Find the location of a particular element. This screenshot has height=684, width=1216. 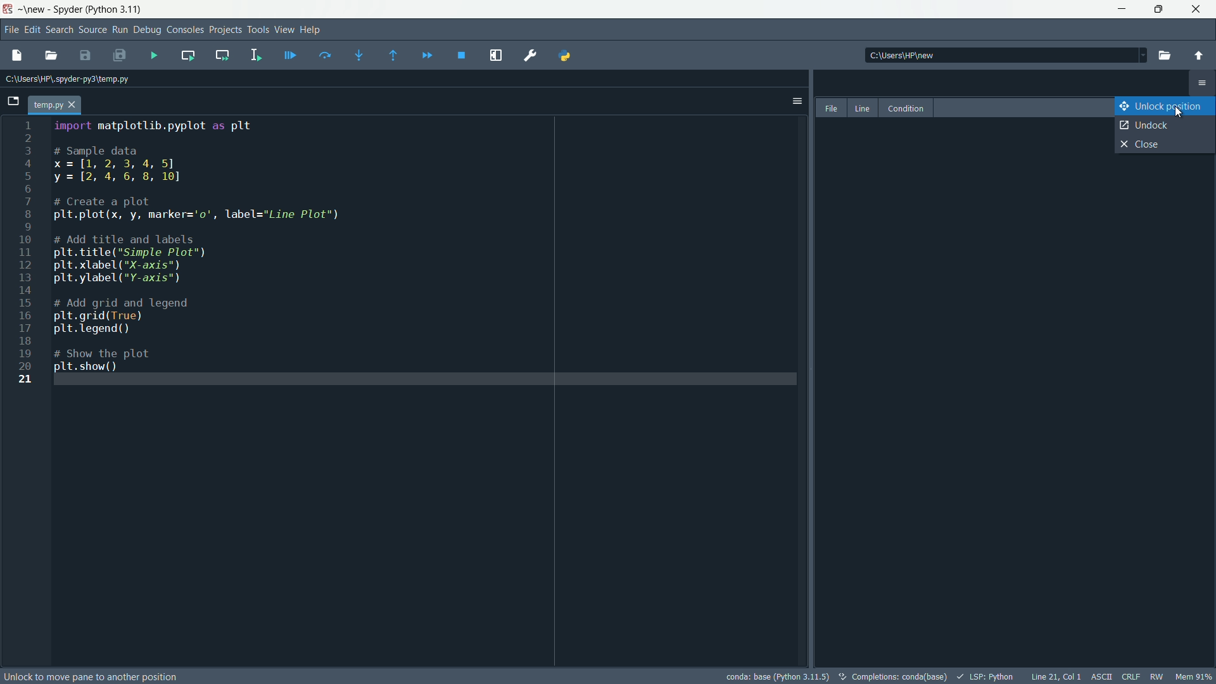

browse tab is located at coordinates (14, 101).